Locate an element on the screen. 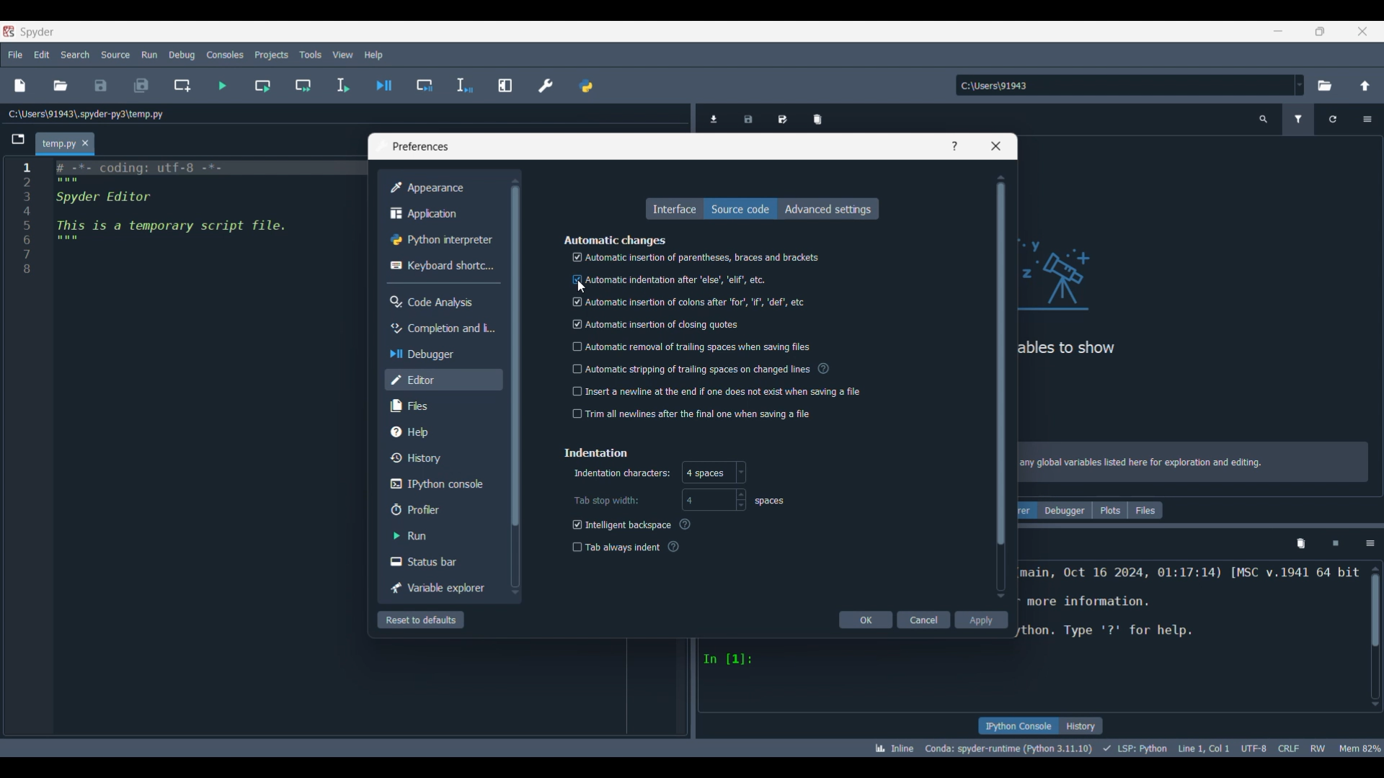 The height and width of the screenshot is (778, 1384). History  is located at coordinates (1082, 726).